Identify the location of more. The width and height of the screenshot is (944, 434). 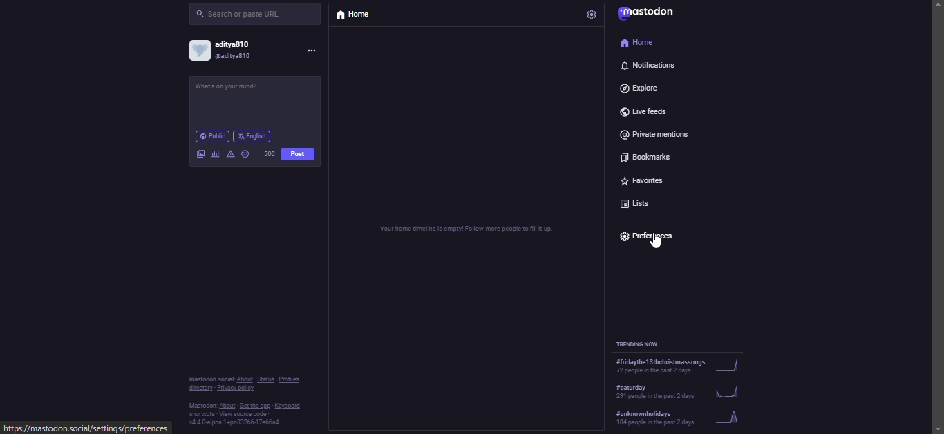
(315, 52).